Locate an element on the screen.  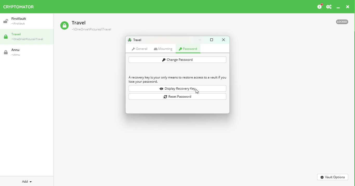
Cursor is located at coordinates (198, 91).